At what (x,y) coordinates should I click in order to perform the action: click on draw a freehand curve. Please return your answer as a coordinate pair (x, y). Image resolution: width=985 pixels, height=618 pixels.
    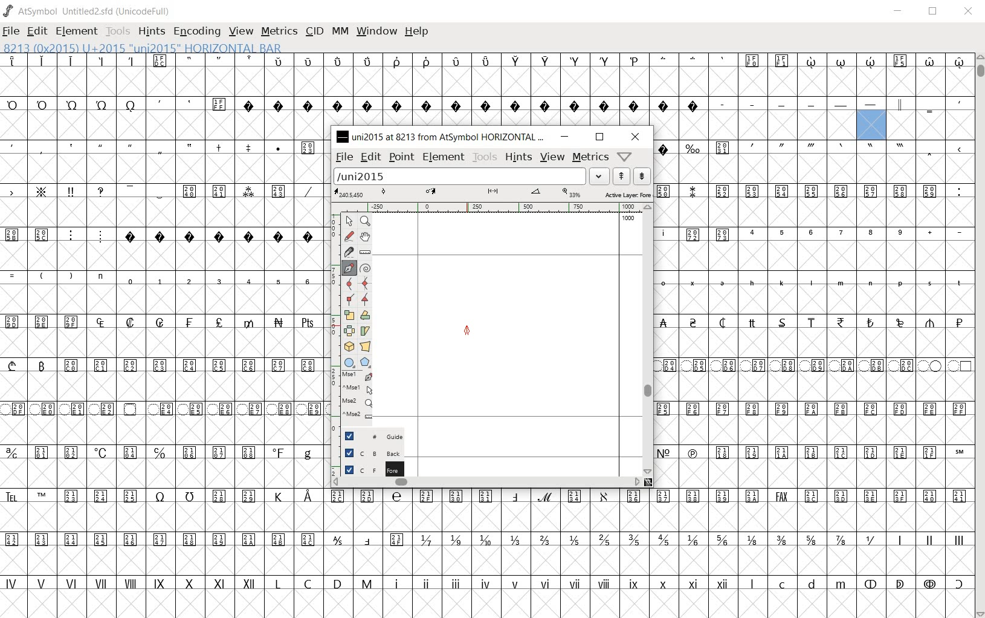
    Looking at the image, I should click on (349, 236).